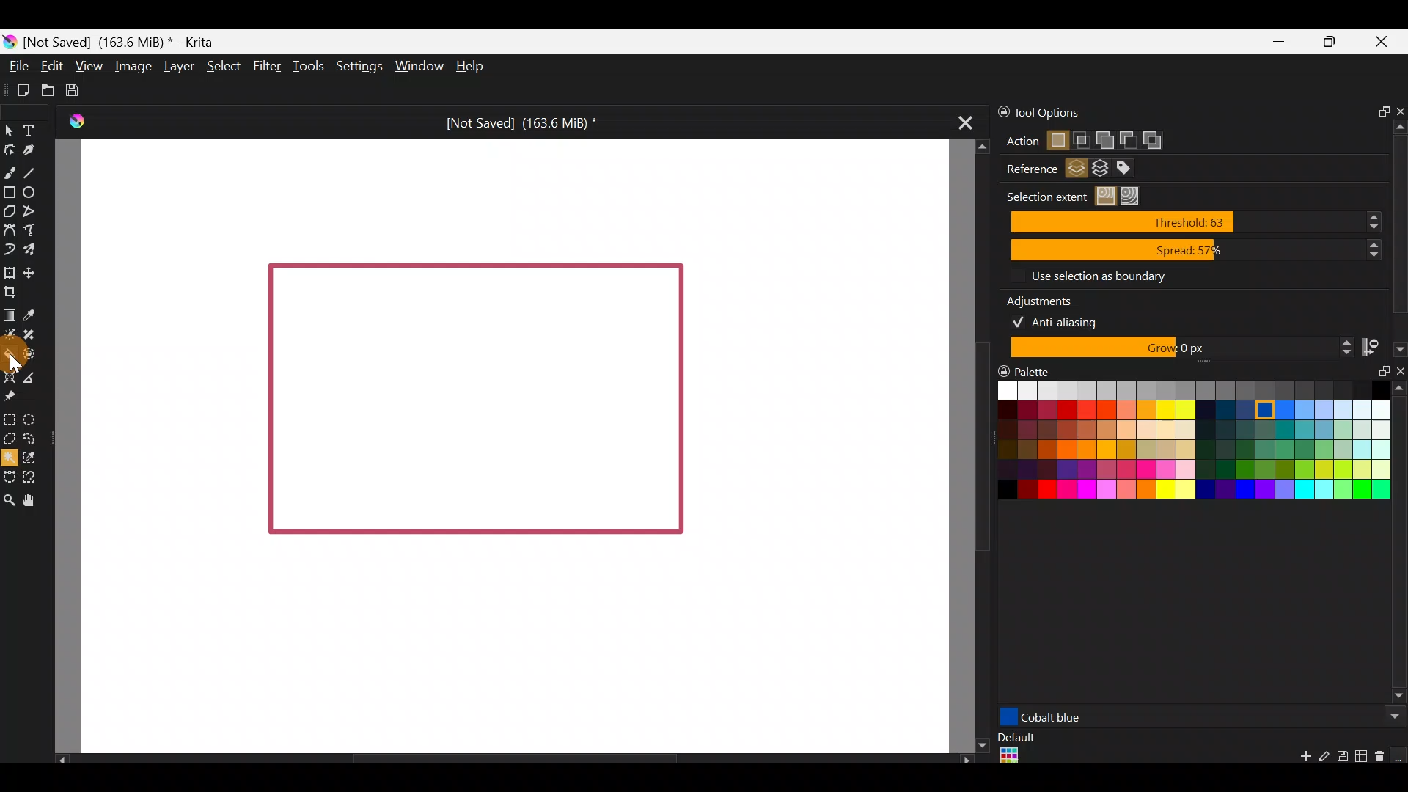  Describe the element at coordinates (9, 249) in the screenshot. I see `Dynamic brush tool` at that location.